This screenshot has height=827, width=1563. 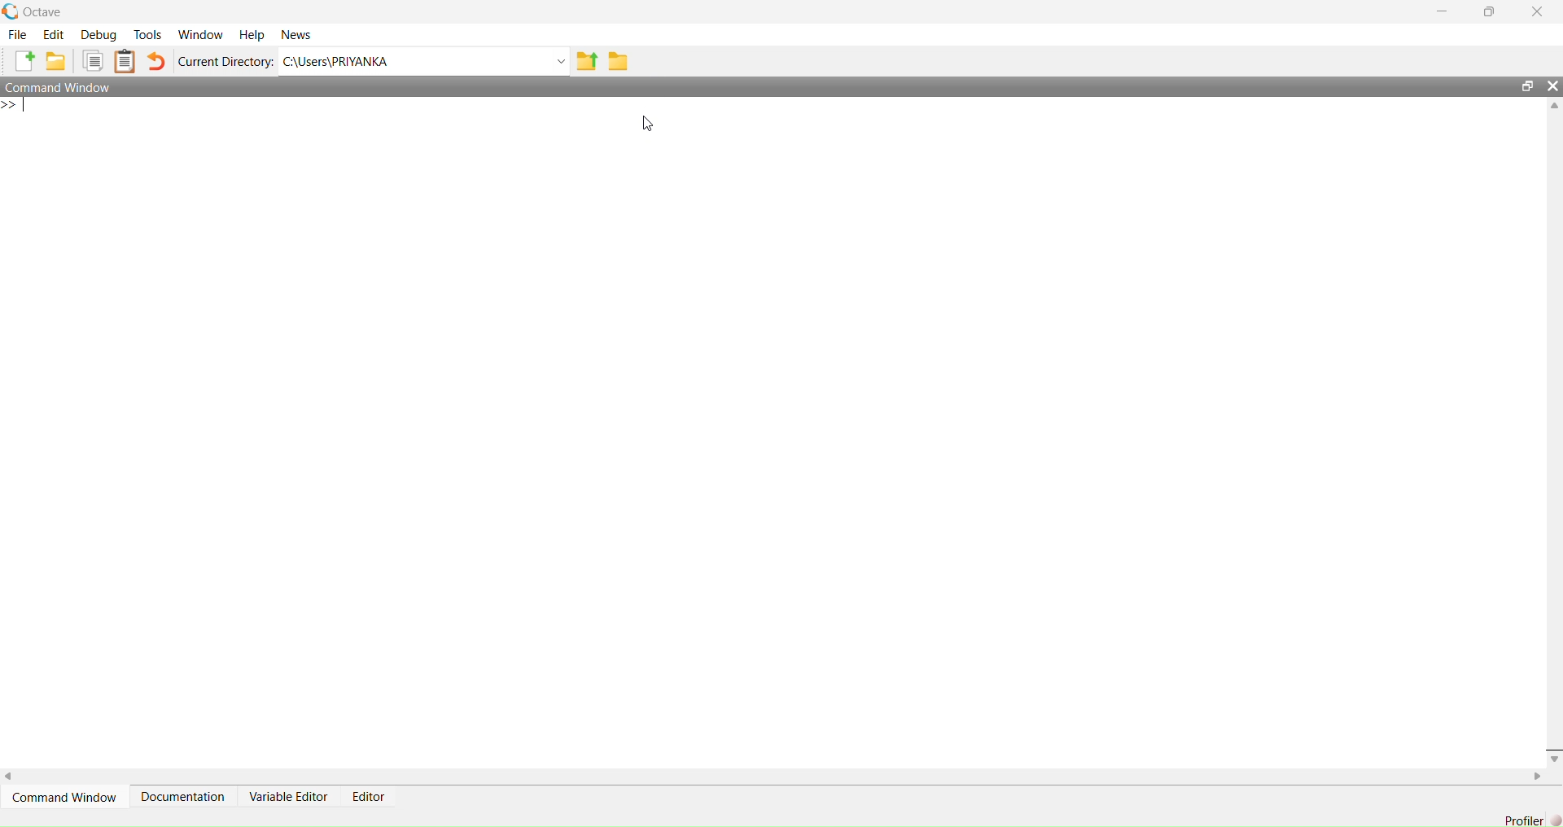 What do you see at coordinates (147, 35) in the screenshot?
I see `Tools` at bounding box center [147, 35].